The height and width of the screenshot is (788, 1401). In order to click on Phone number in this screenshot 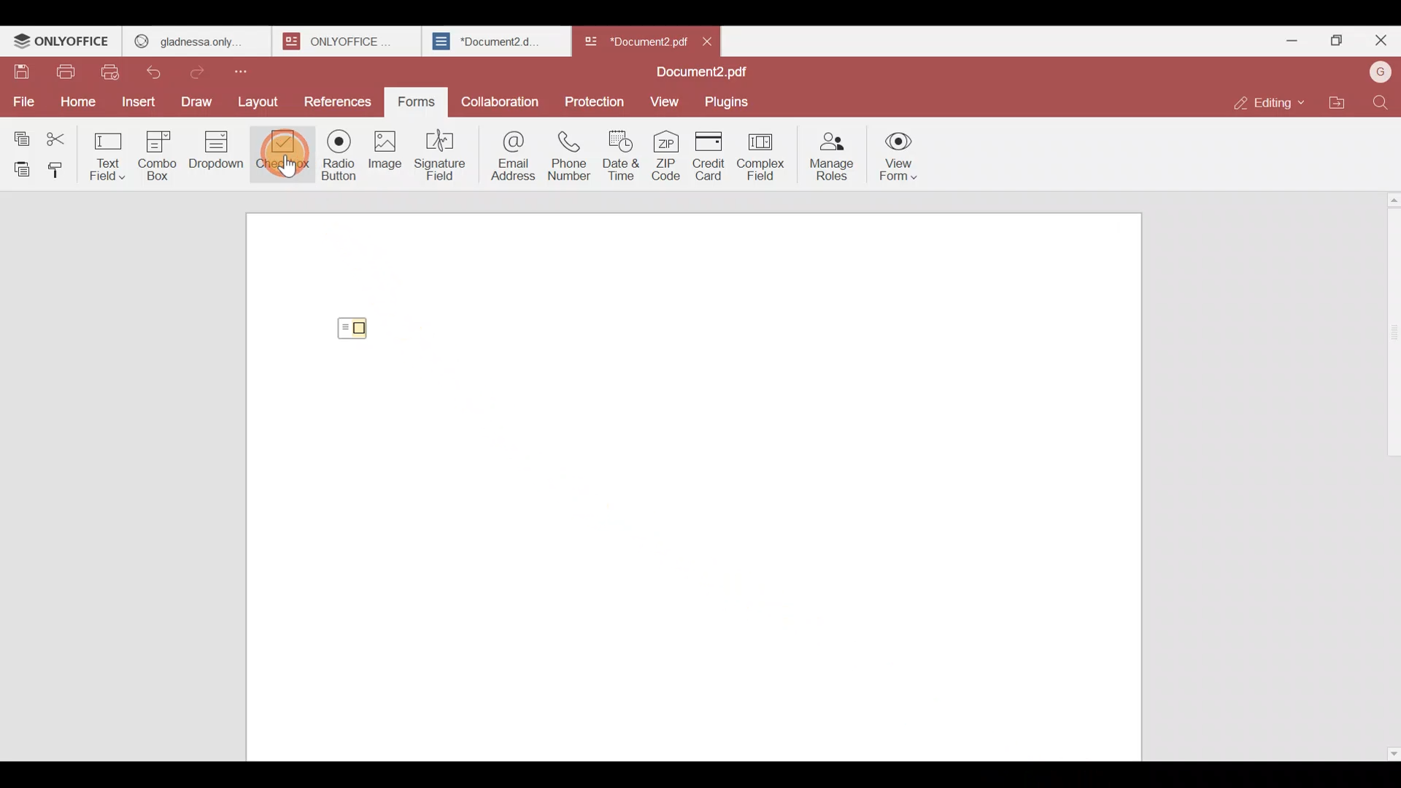, I will do `click(571, 156)`.